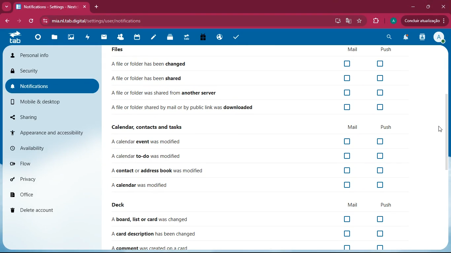 This screenshot has width=451, height=253. I want to click on Checkbox, so click(382, 77).